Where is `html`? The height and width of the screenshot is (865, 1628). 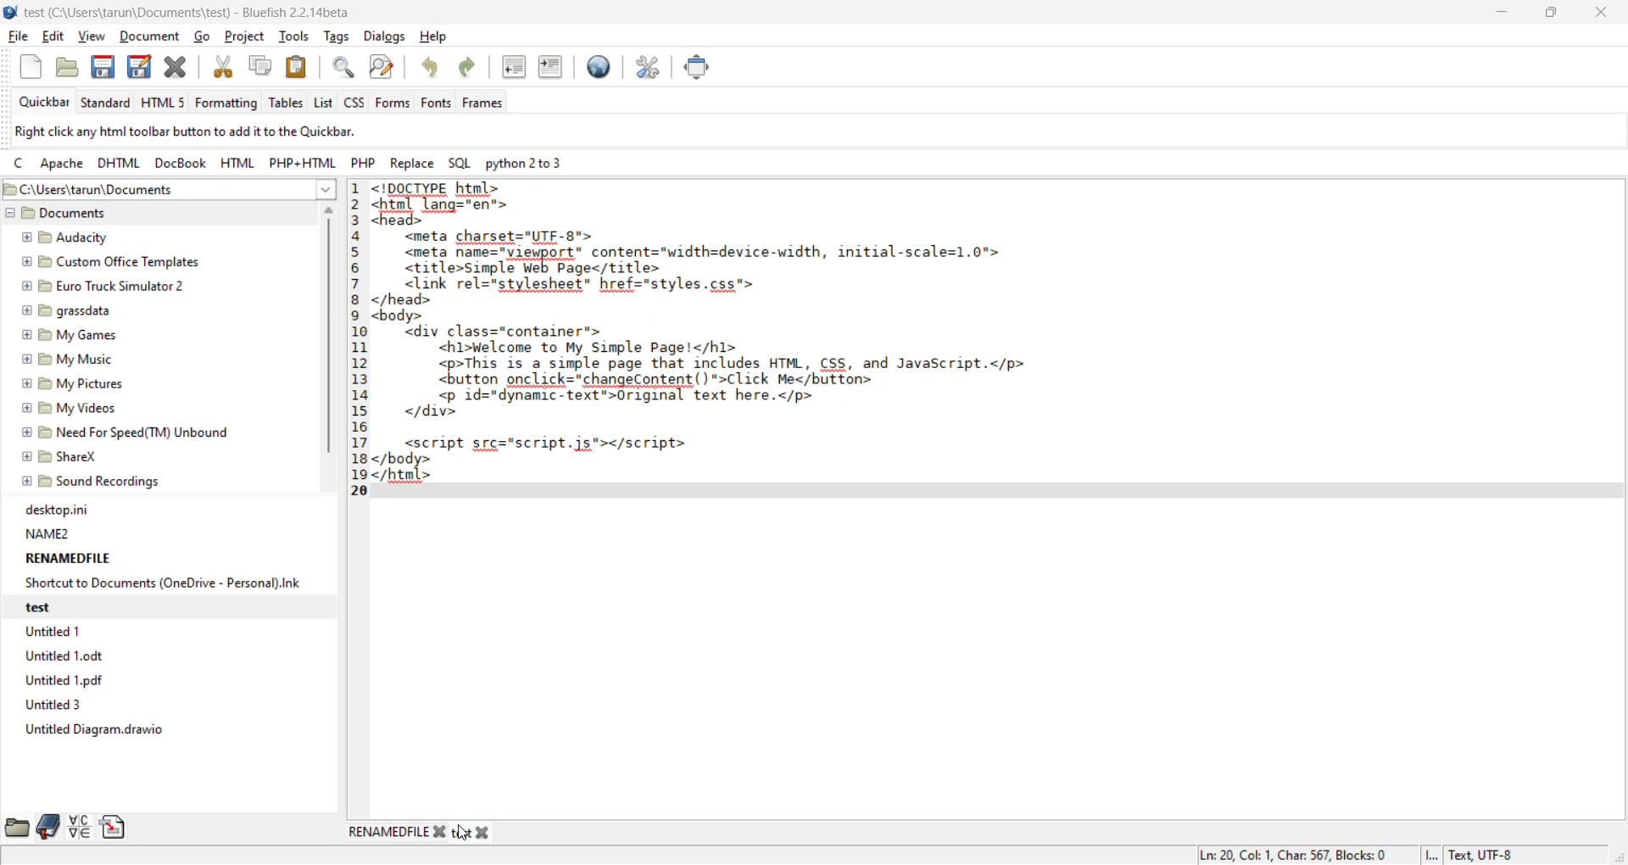 html is located at coordinates (237, 165).